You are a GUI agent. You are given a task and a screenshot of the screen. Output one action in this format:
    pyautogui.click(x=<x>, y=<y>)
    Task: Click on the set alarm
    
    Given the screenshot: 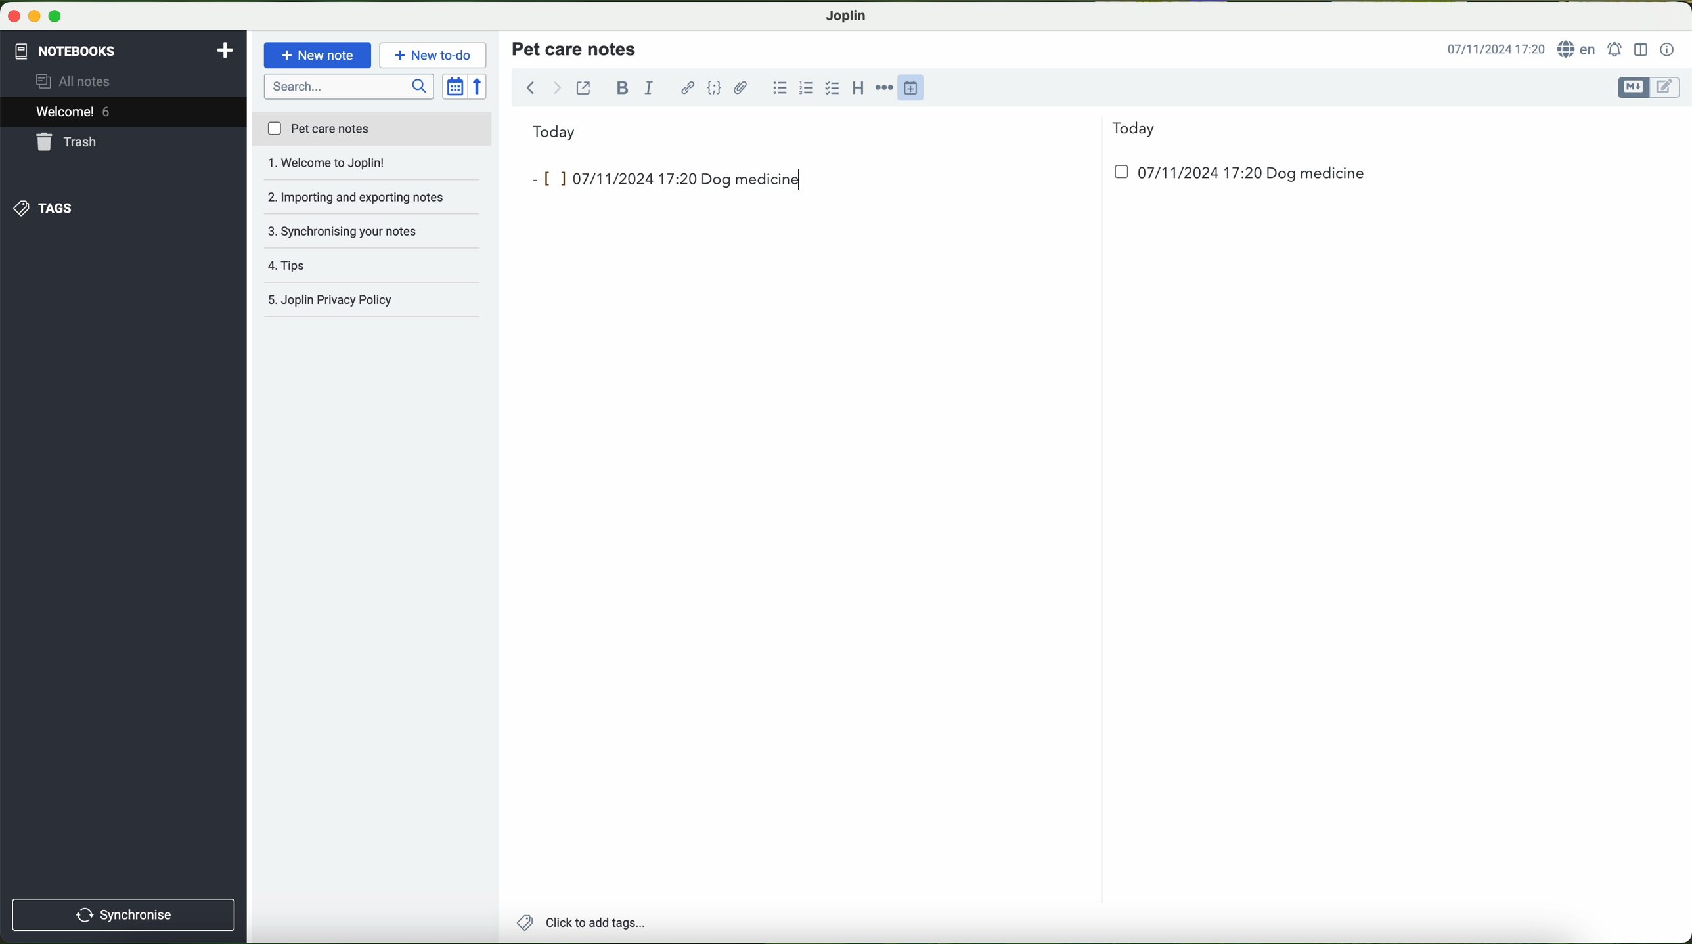 What is the action you would take?
    pyautogui.click(x=1616, y=49)
    